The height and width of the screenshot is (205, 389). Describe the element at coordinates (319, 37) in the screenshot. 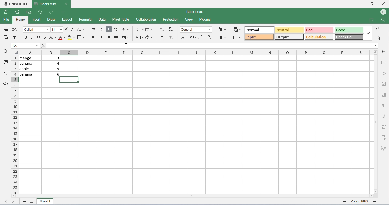

I see `calculation` at that location.